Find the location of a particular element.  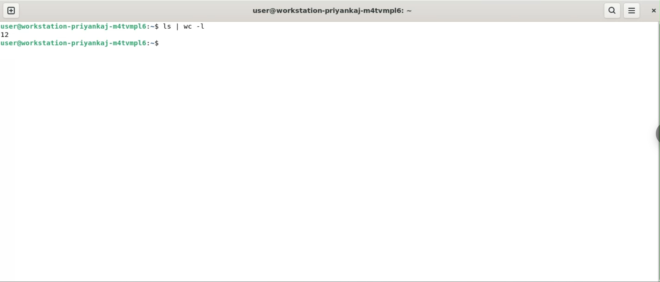

menu is located at coordinates (632, 11).